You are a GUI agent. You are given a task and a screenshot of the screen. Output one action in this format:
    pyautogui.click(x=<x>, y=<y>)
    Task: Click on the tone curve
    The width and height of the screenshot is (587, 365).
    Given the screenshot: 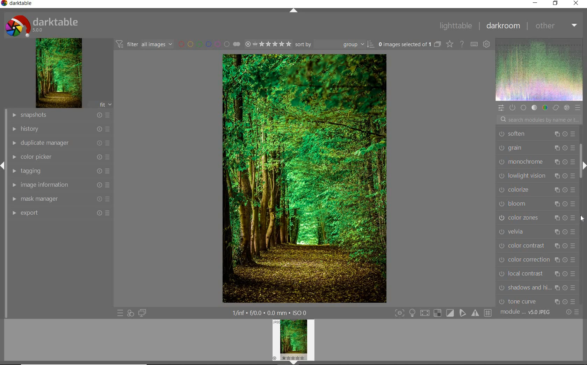 What is the action you would take?
    pyautogui.click(x=538, y=302)
    